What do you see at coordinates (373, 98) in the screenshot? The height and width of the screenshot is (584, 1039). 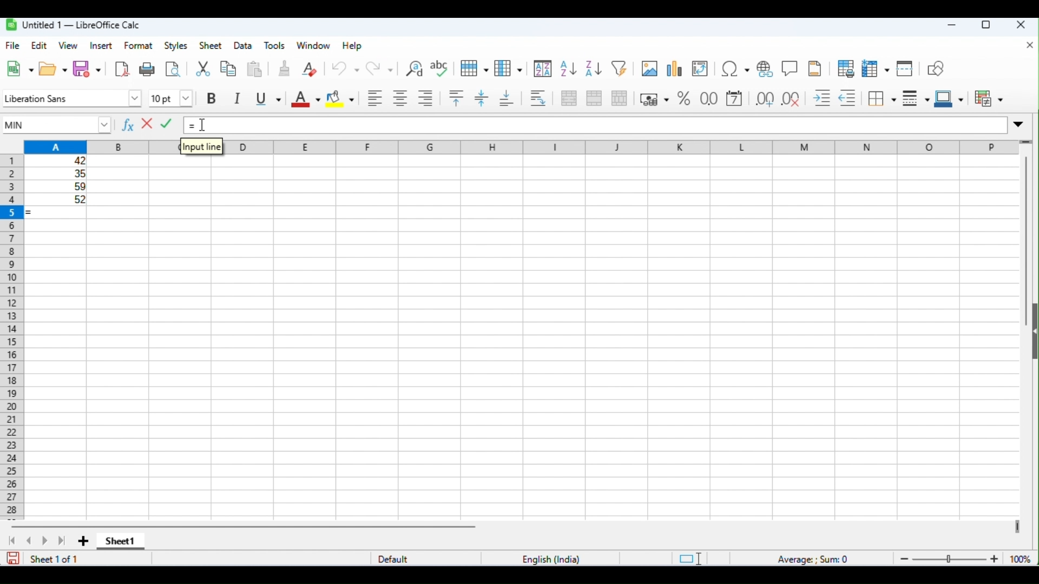 I see `align left` at bounding box center [373, 98].